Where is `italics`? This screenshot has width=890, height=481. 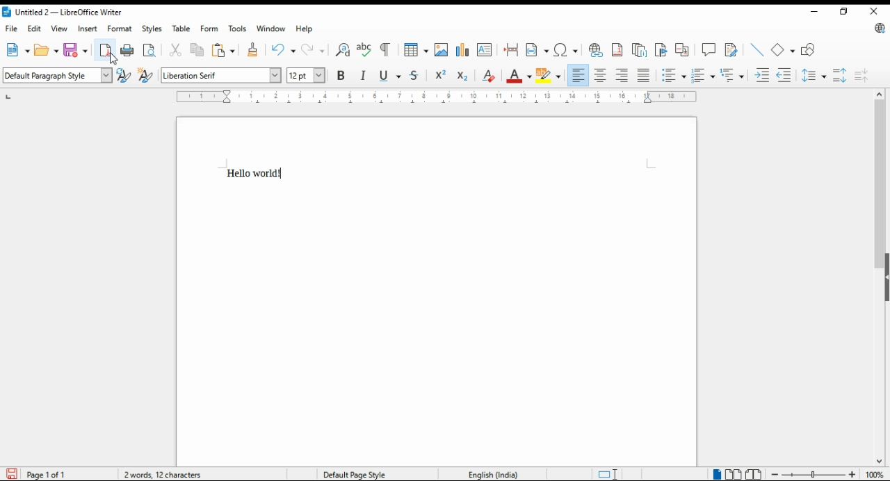
italics is located at coordinates (364, 76).